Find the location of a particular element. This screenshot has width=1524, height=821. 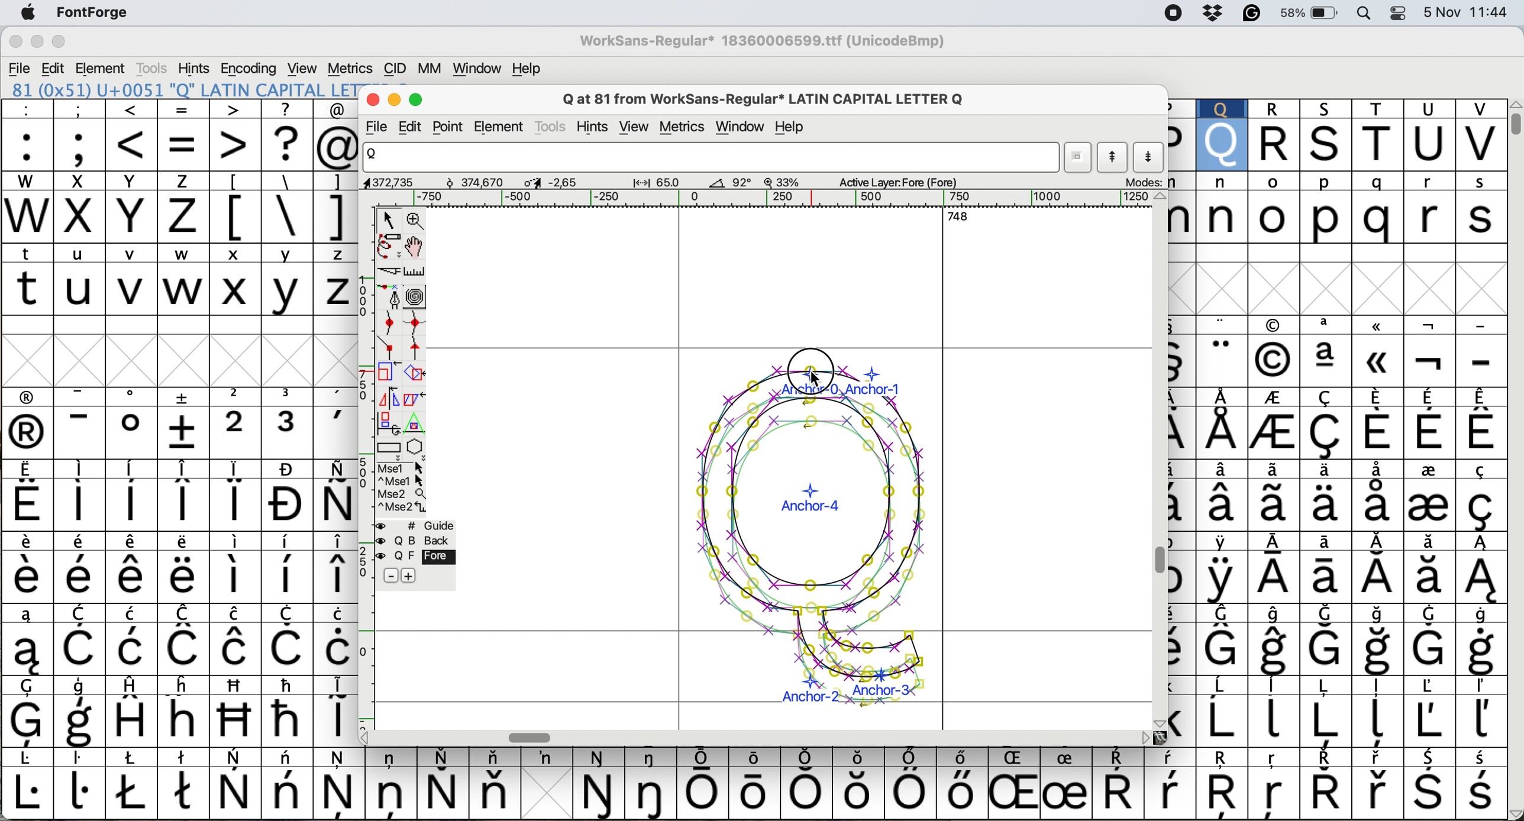

help is located at coordinates (524, 68).